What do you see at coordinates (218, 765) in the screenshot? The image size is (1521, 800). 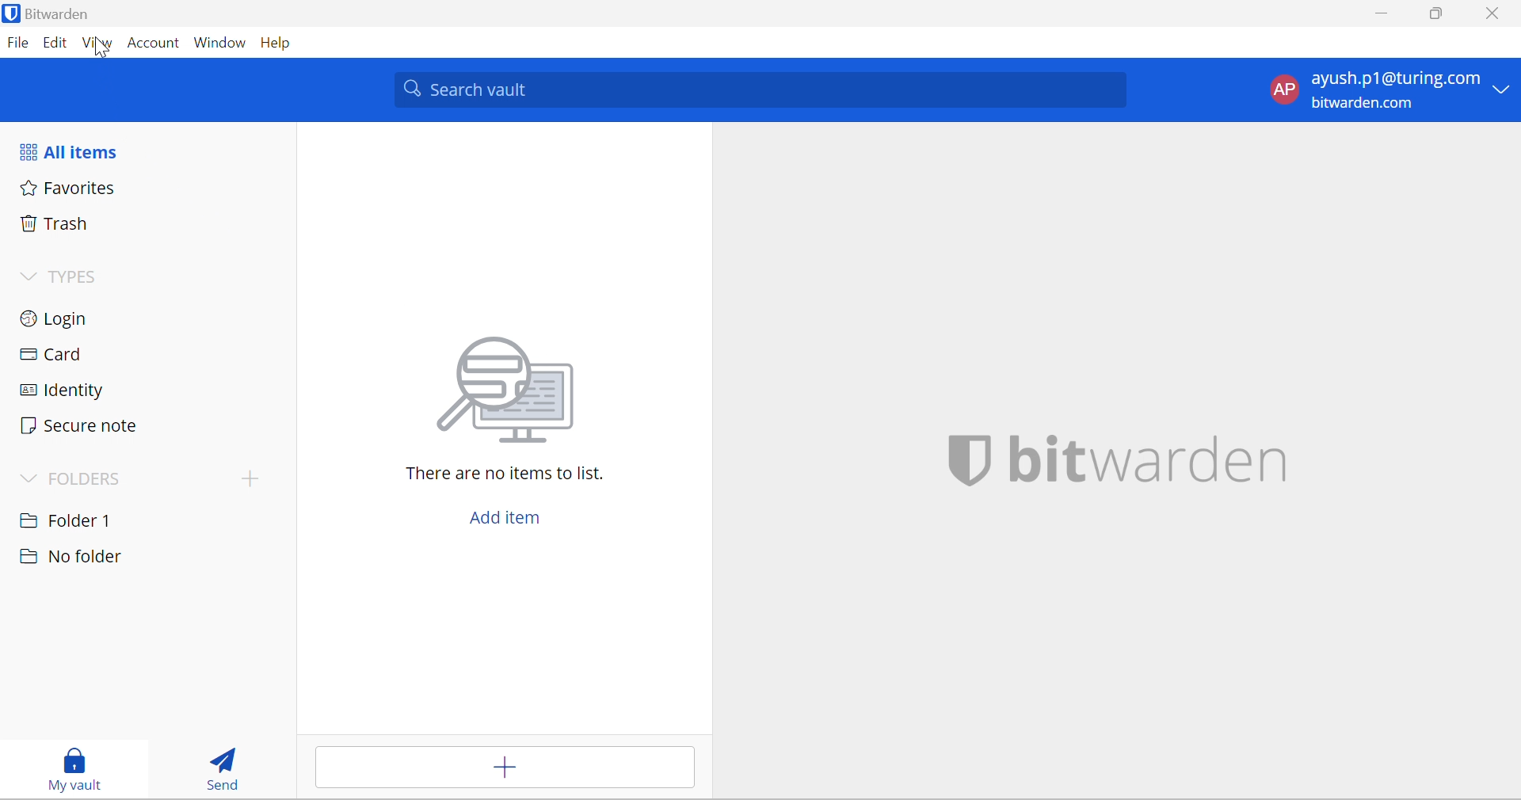 I see `Send` at bounding box center [218, 765].